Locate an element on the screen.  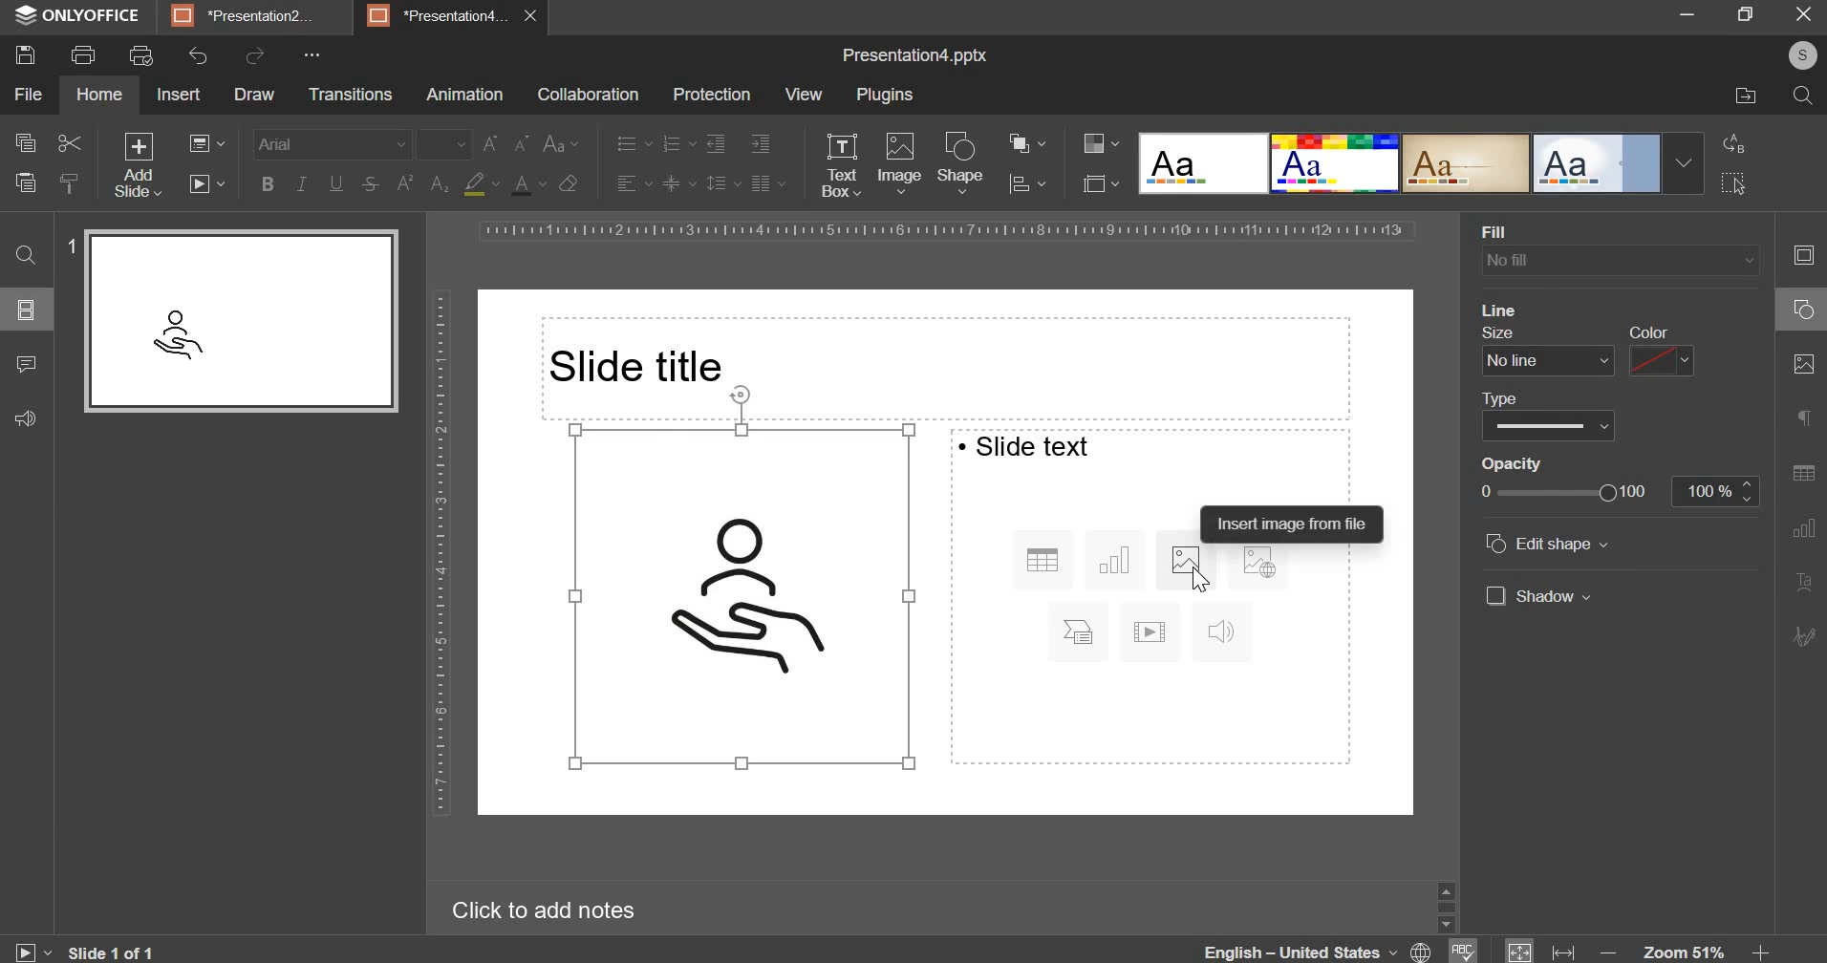
redo is located at coordinates (255, 57).